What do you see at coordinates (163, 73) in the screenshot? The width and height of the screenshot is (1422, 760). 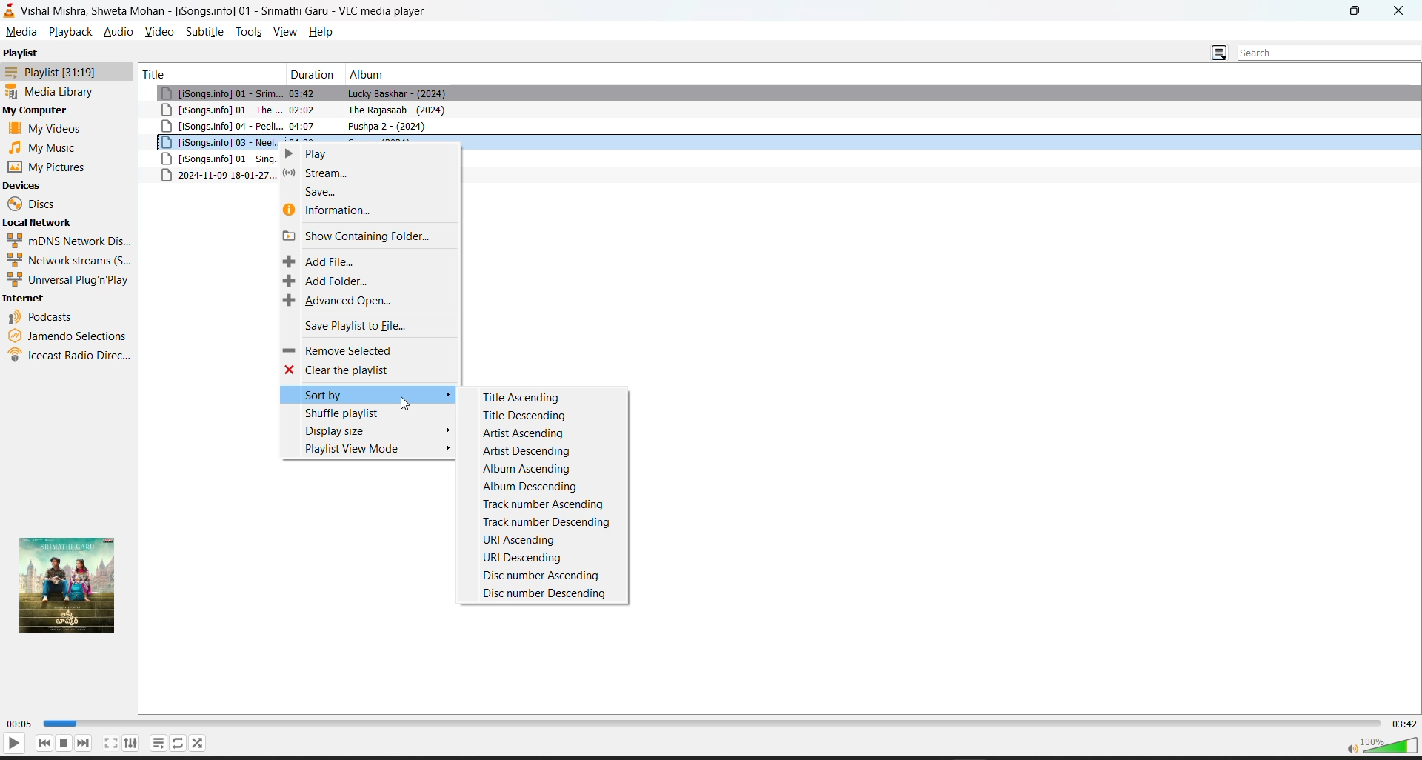 I see `title` at bounding box center [163, 73].